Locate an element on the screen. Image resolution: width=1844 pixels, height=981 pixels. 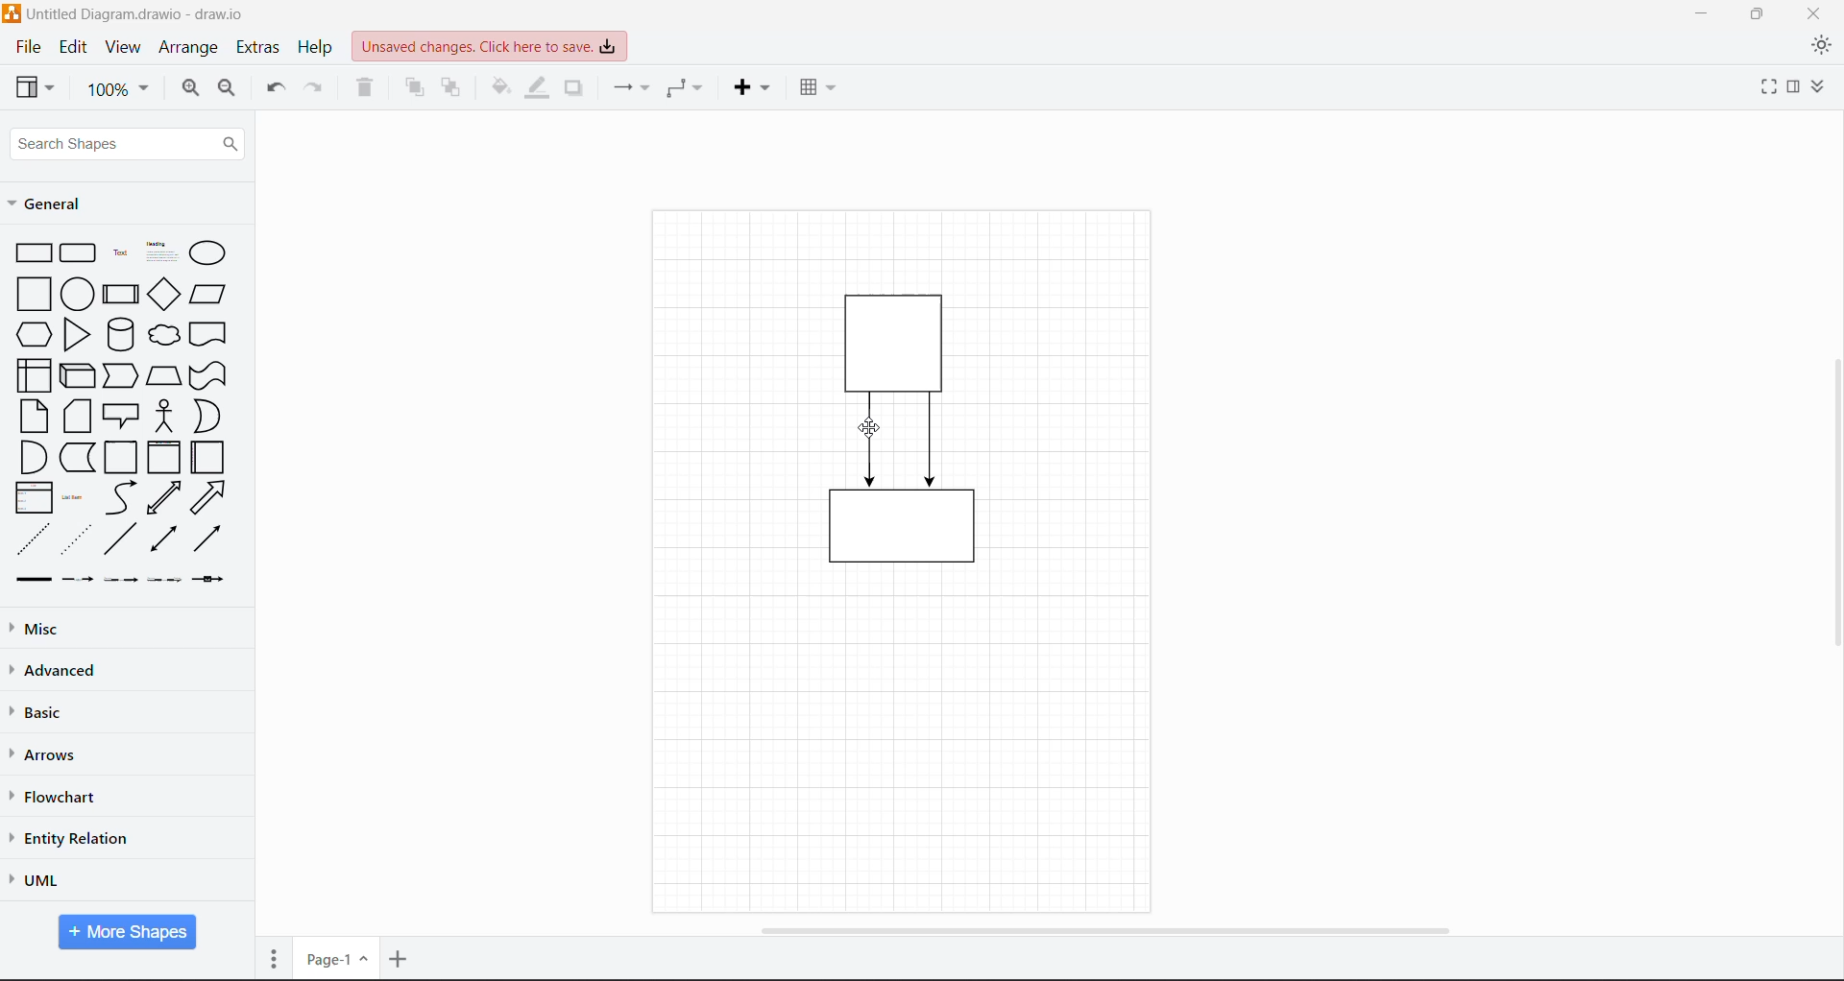
dashed line is located at coordinates (34, 538).